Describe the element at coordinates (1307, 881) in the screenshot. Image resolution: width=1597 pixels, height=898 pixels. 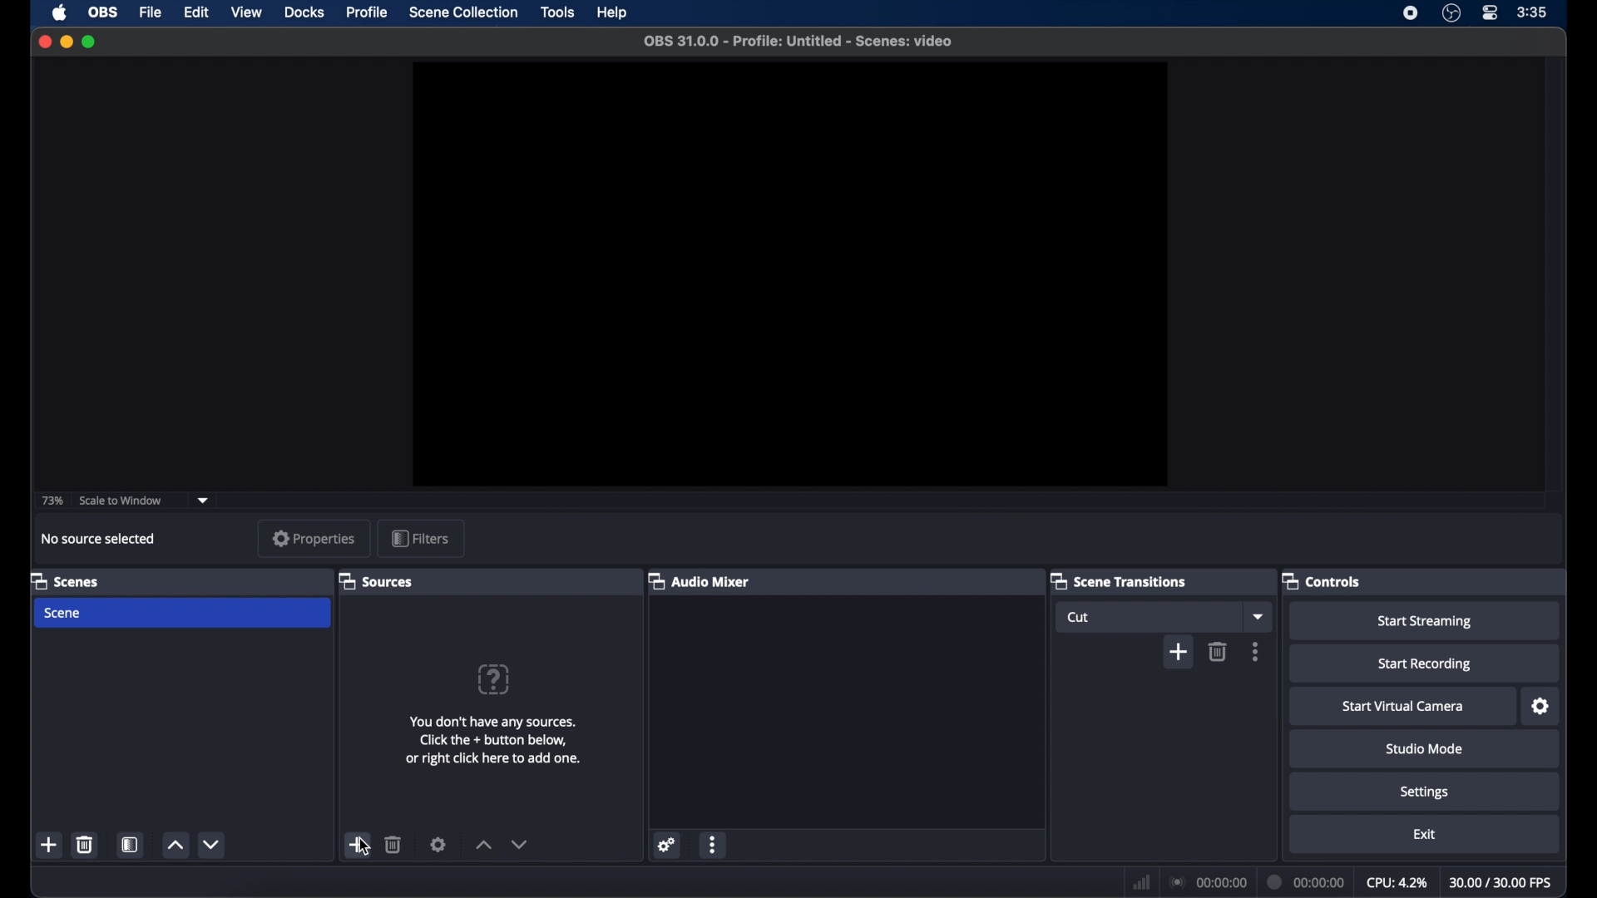
I see `duration` at that location.